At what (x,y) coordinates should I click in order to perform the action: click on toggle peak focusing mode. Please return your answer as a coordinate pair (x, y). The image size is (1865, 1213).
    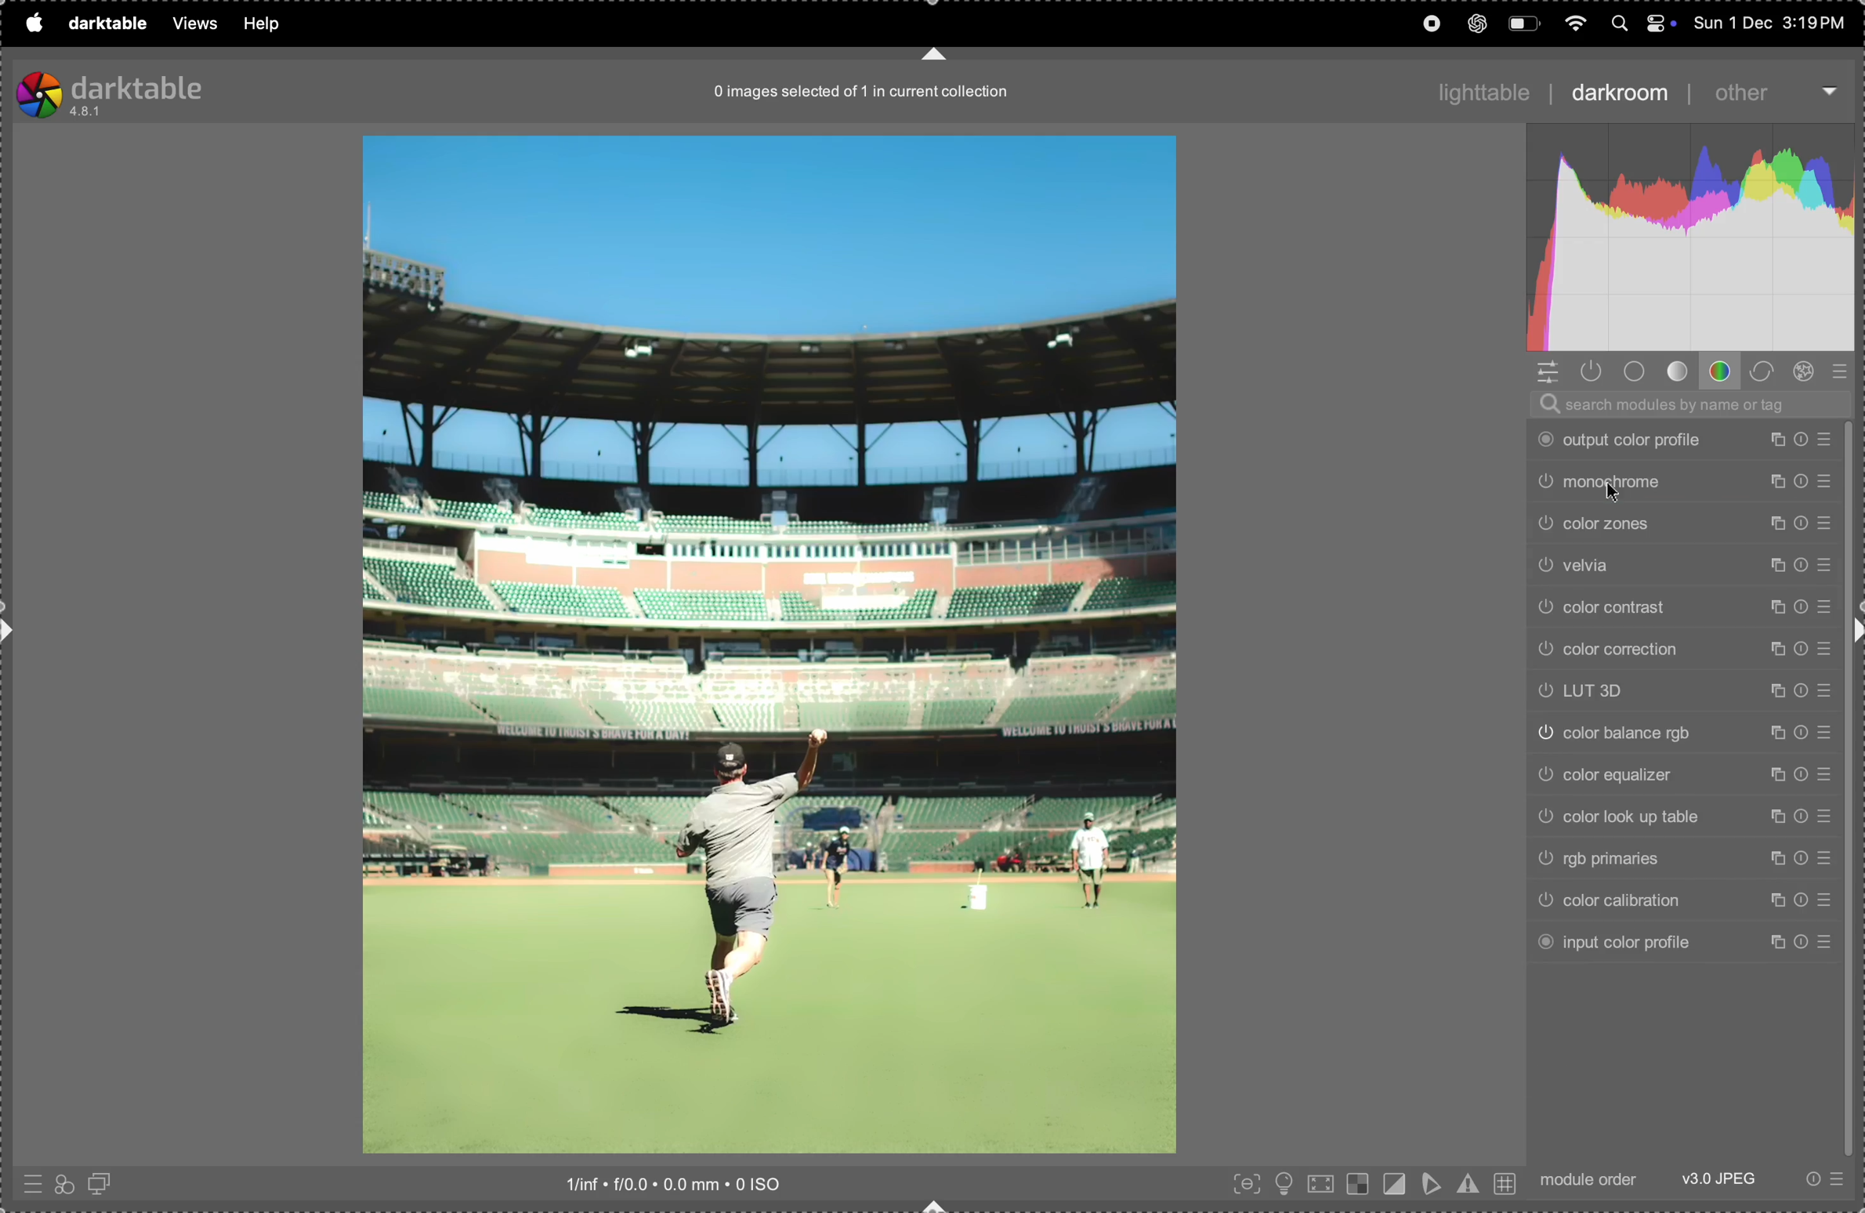
    Looking at the image, I should click on (1242, 1185).